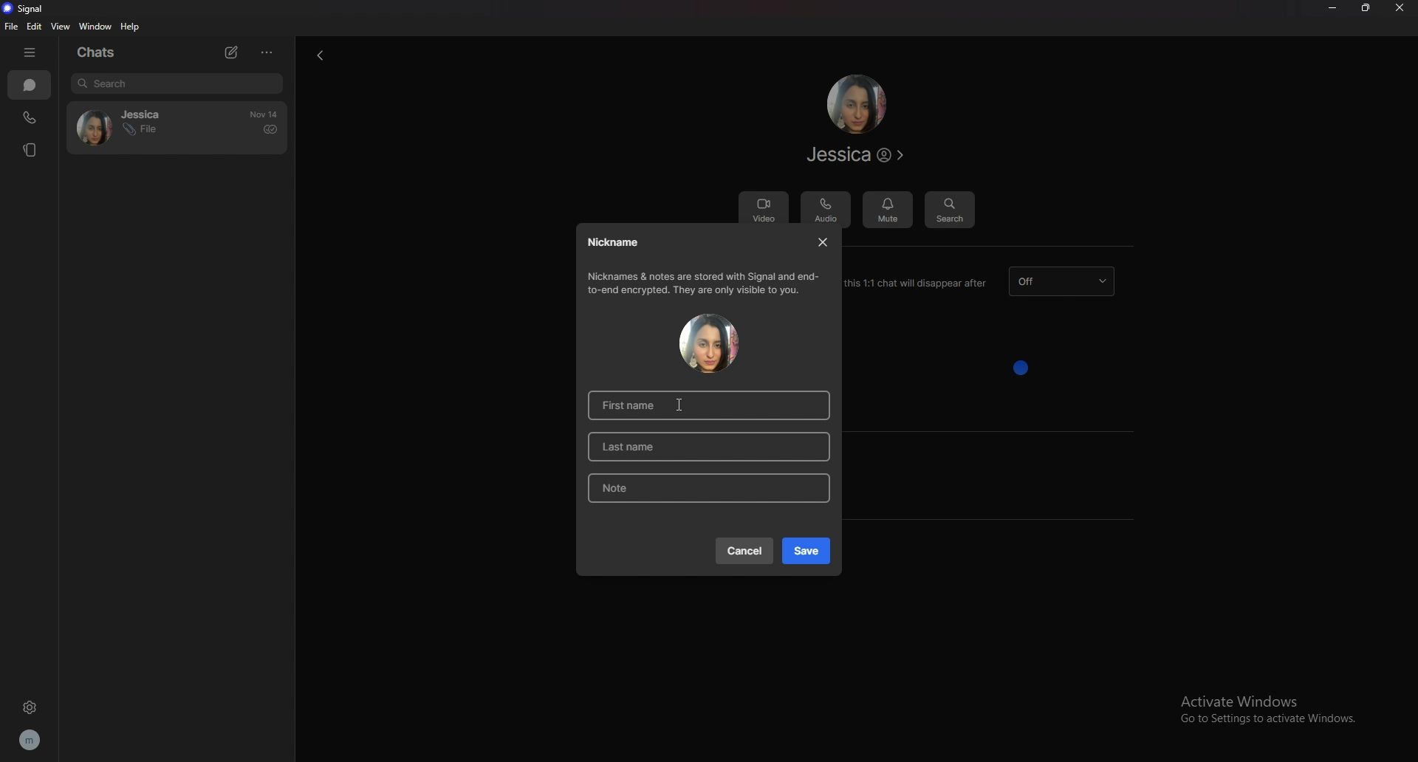 Image resolution: width=1418 pixels, height=762 pixels. Describe the element at coordinates (714, 405) in the screenshot. I see `first name` at that location.